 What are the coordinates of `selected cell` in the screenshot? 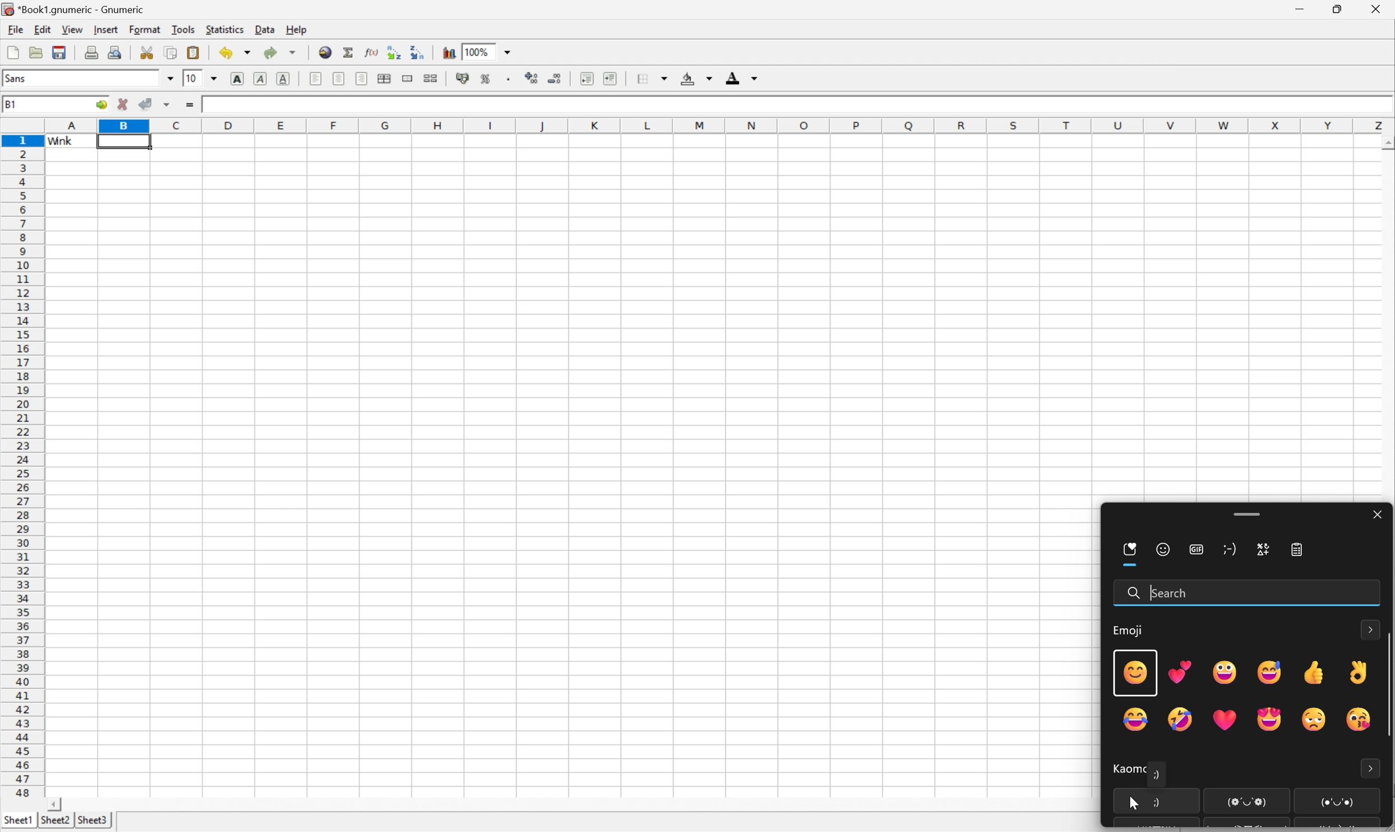 It's located at (123, 142).